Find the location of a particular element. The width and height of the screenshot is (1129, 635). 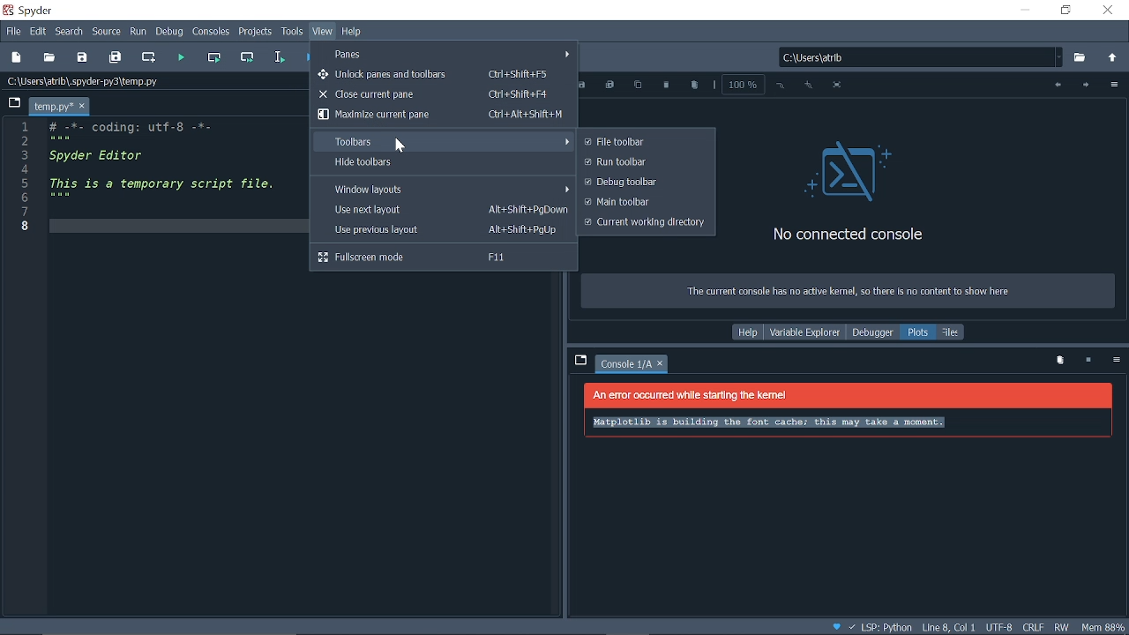

Main toolbar is located at coordinates (644, 202).